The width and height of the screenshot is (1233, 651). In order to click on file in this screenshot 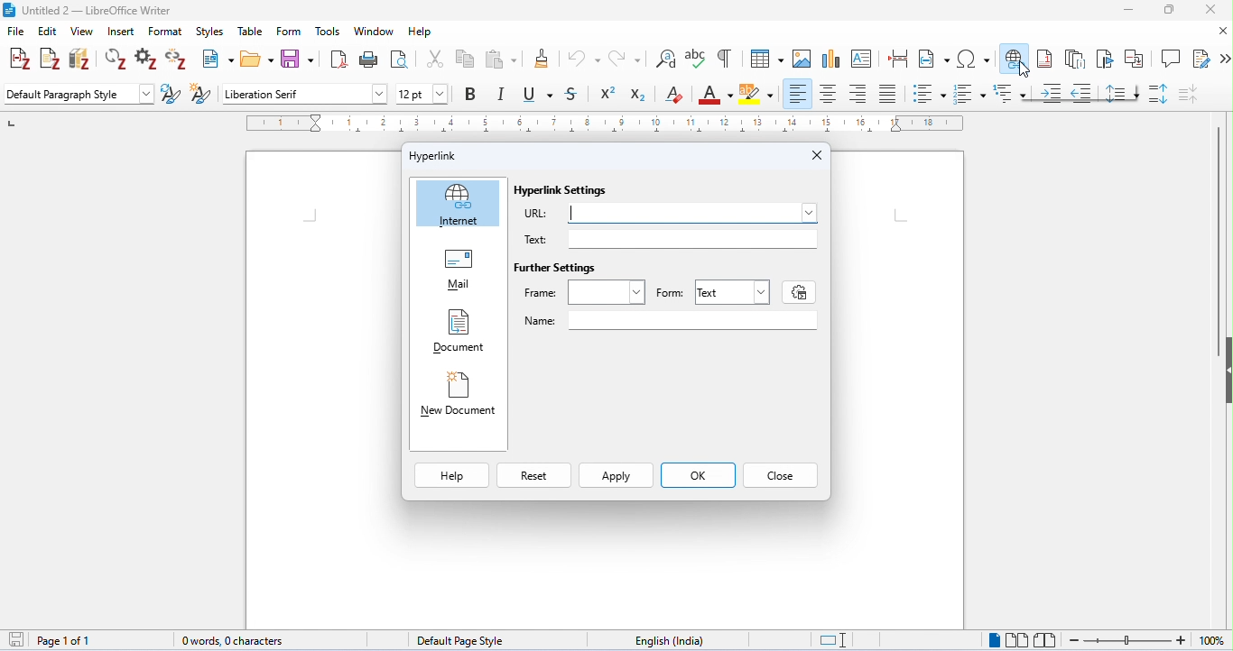, I will do `click(17, 32)`.